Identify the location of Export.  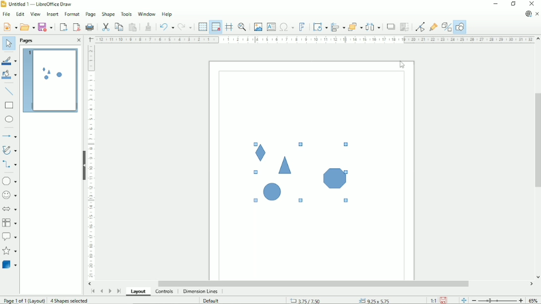
(63, 27).